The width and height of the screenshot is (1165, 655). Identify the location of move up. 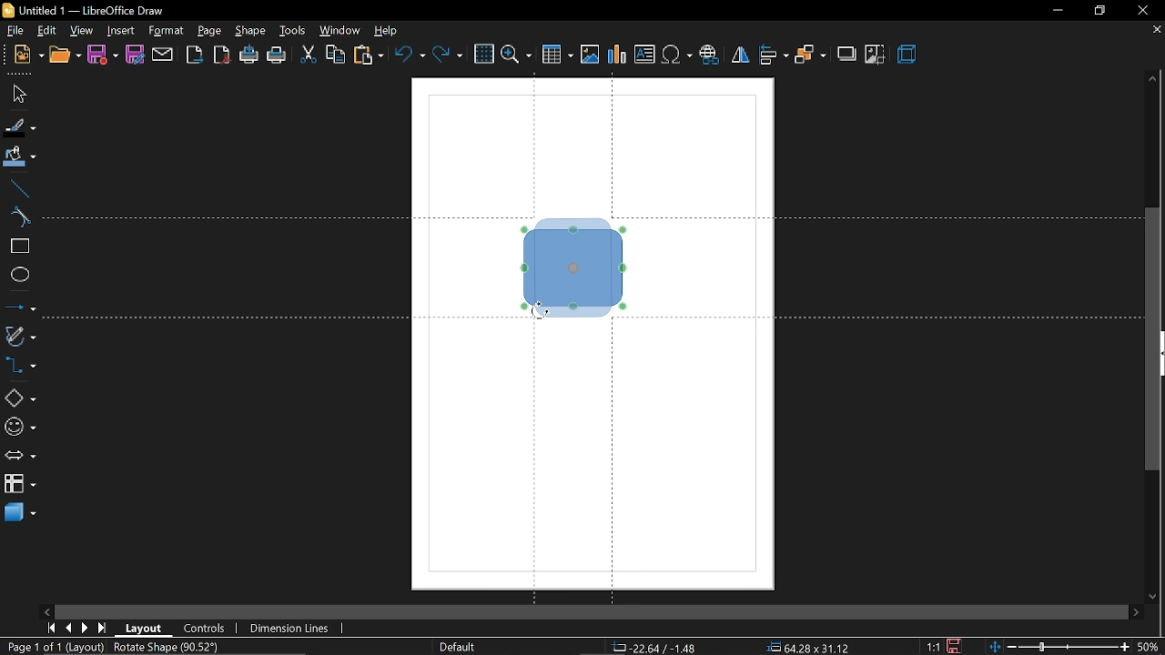
(1154, 79).